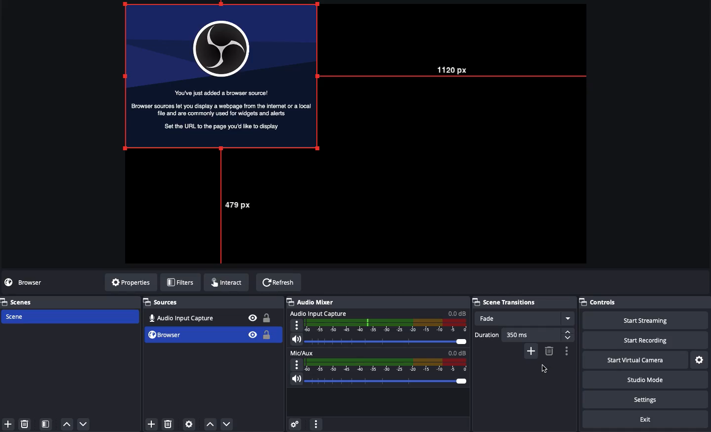 This screenshot has width=711, height=432. I want to click on more, so click(316, 425).